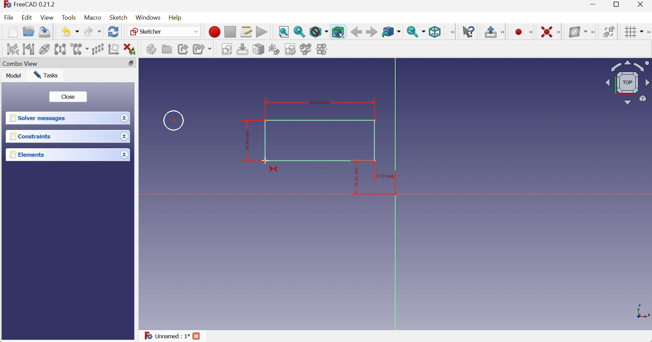  I want to click on Restore down, so click(131, 64).